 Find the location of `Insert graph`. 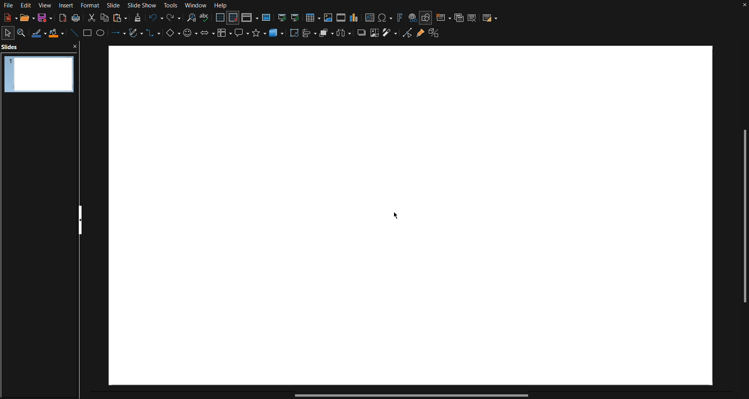

Insert graph is located at coordinates (355, 18).